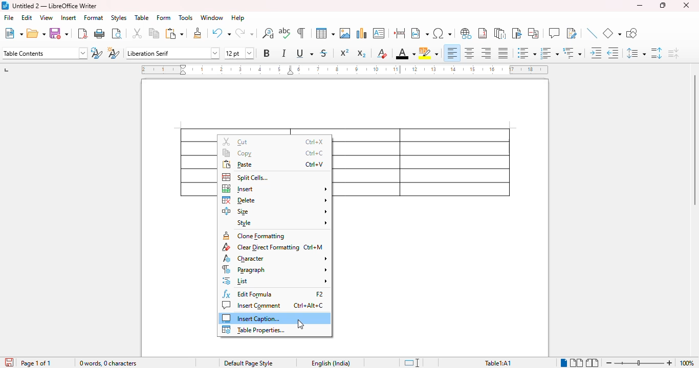 The width and height of the screenshot is (699, 368). What do you see at coordinates (670, 363) in the screenshot?
I see `zoom in` at bounding box center [670, 363].